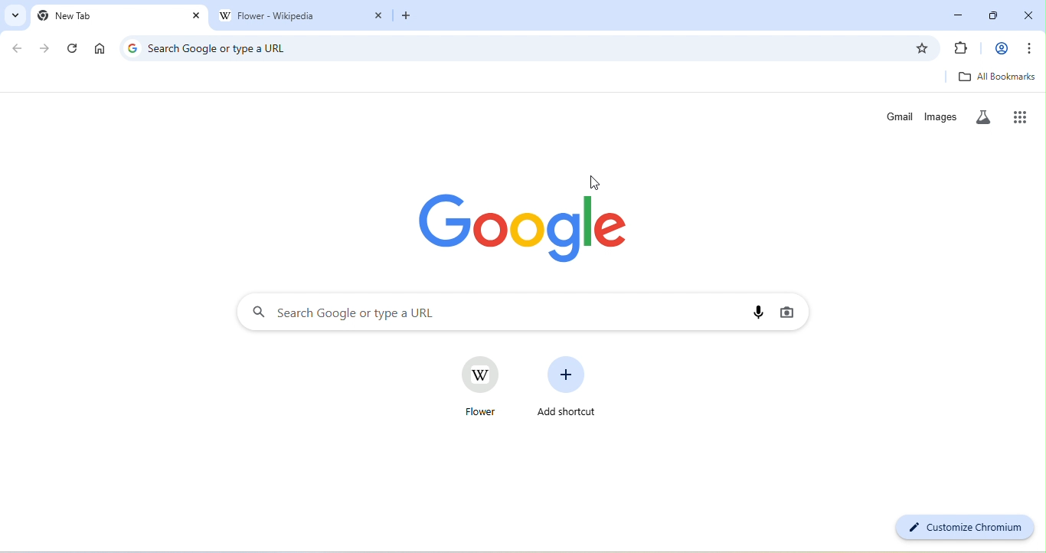 The height and width of the screenshot is (553, 1046). What do you see at coordinates (13, 15) in the screenshot?
I see `search tab` at bounding box center [13, 15].